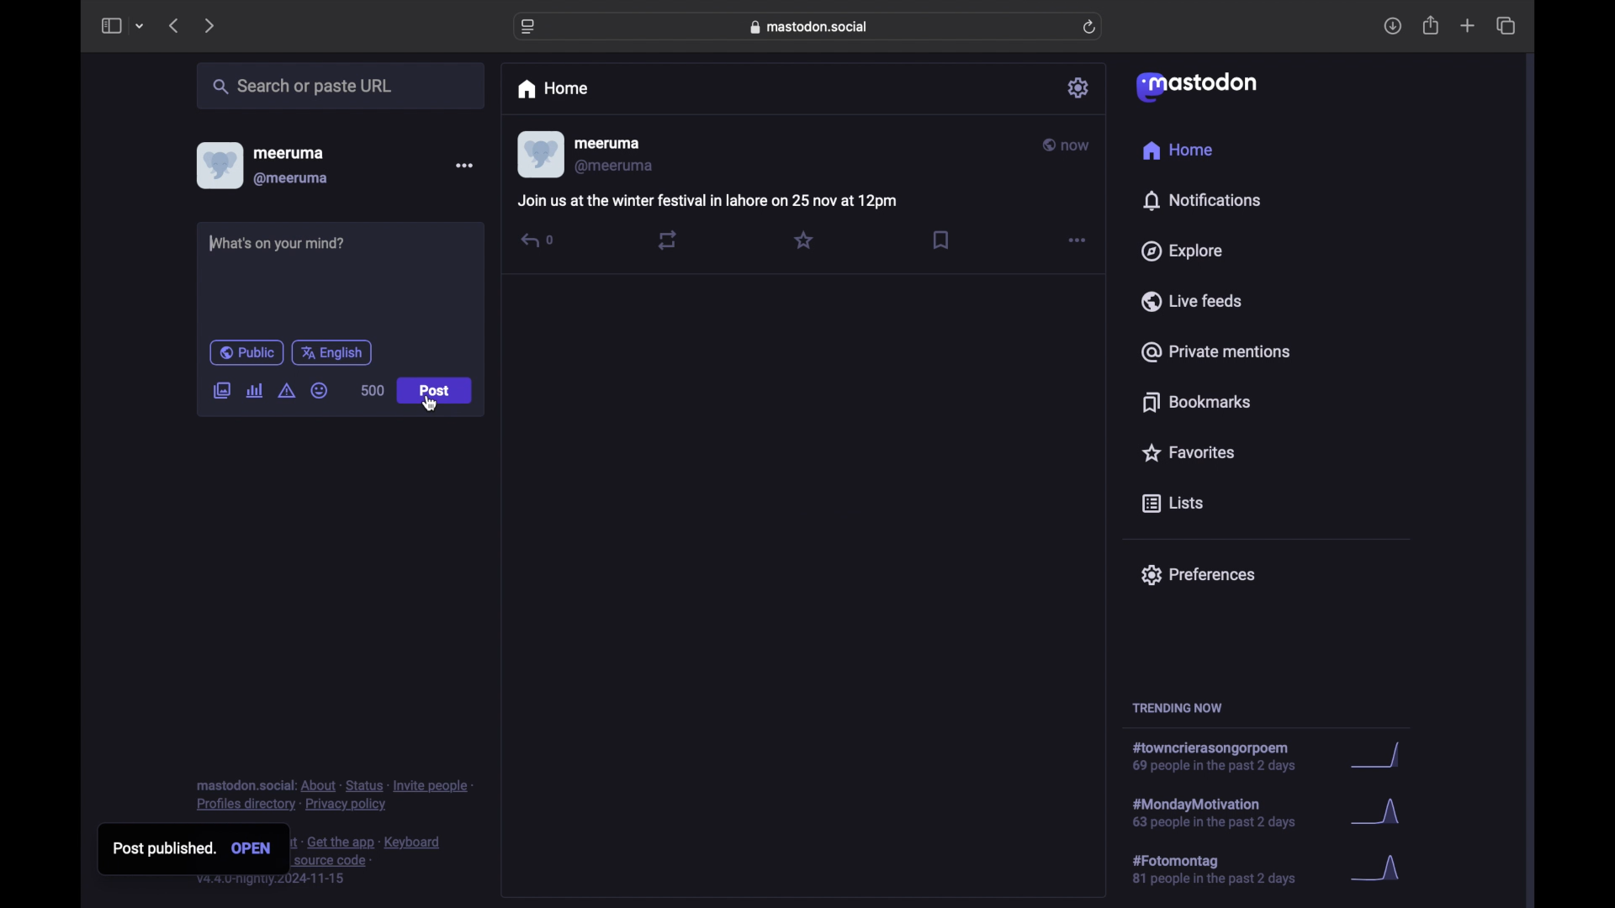 The height and width of the screenshot is (908, 1615). Describe the element at coordinates (169, 848) in the screenshot. I see `post published.` at that location.